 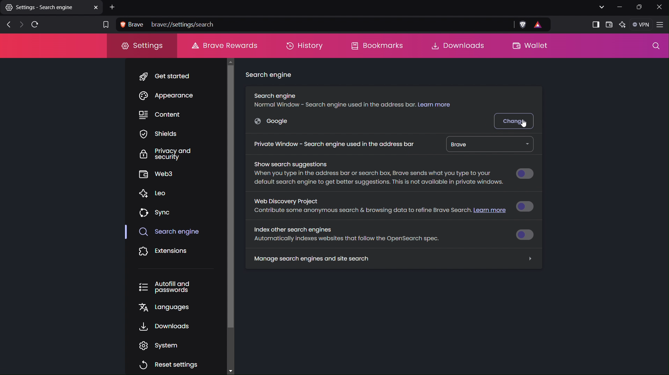 What do you see at coordinates (601, 7) in the screenshot?
I see `List all tabs` at bounding box center [601, 7].